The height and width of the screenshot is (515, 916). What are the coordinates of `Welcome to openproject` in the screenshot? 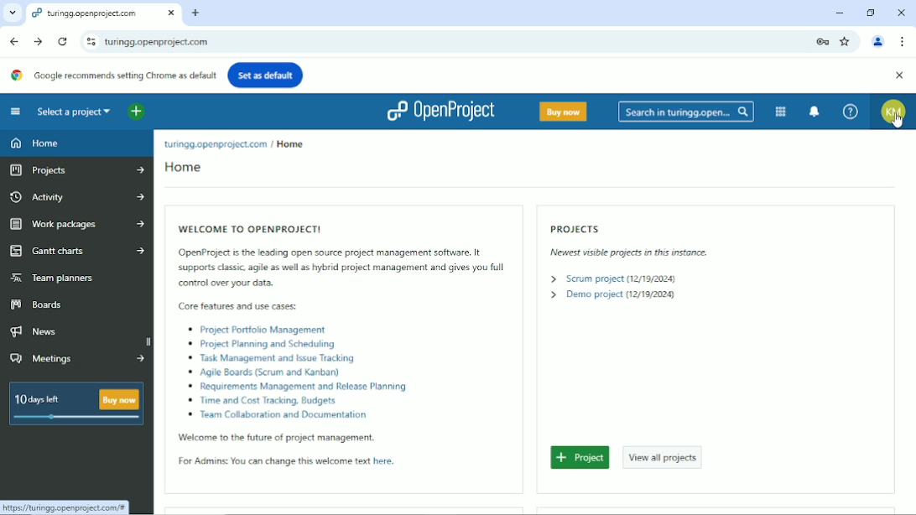 It's located at (264, 226).